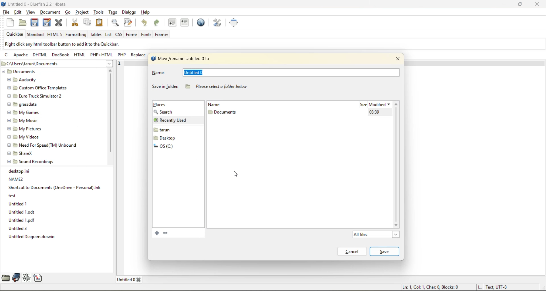 The height and width of the screenshot is (291, 546). Describe the element at coordinates (99, 12) in the screenshot. I see `tools` at that location.